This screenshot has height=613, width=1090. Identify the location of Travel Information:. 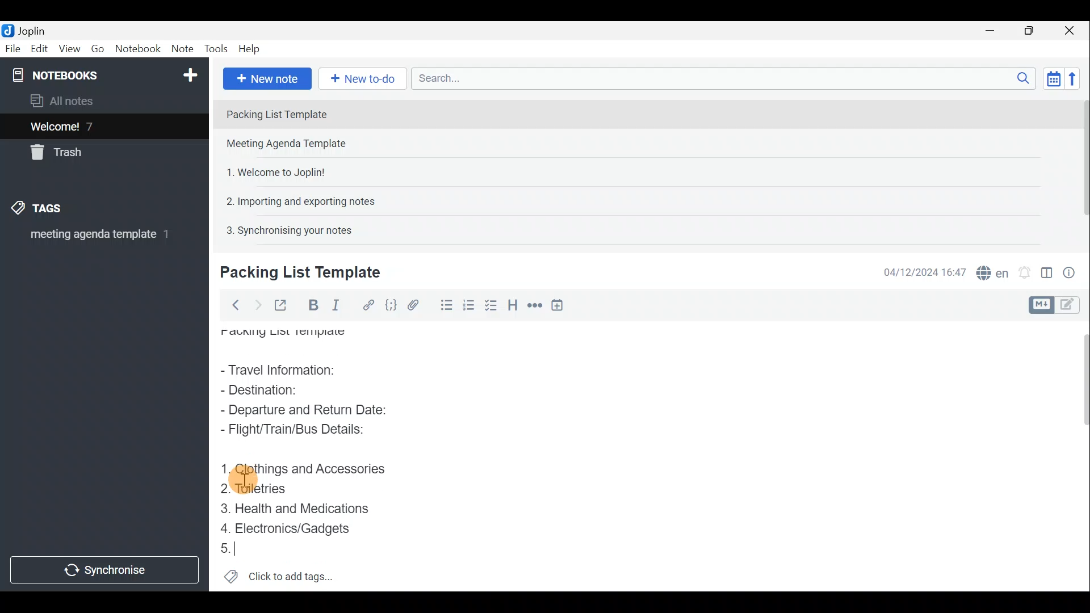
(292, 369).